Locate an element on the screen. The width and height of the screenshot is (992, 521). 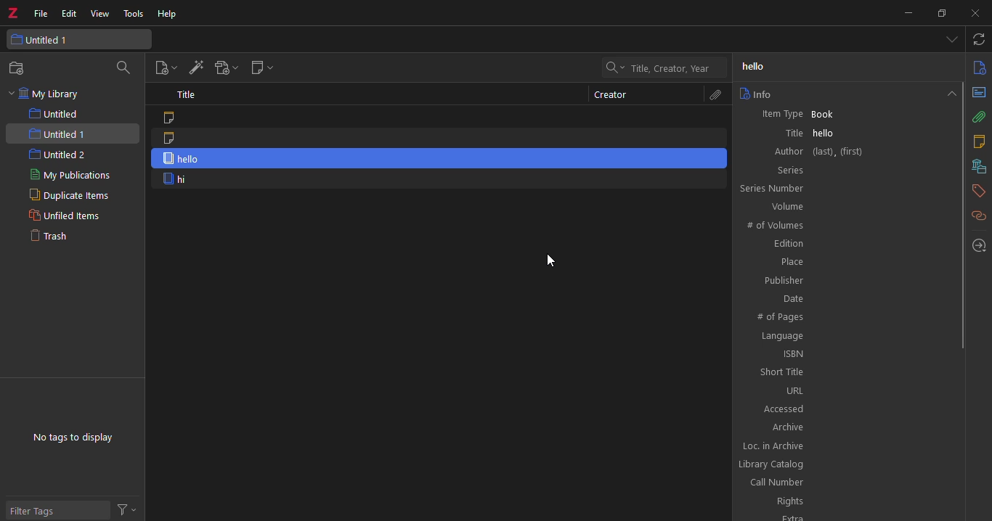
# of volumes is located at coordinates (845, 224).